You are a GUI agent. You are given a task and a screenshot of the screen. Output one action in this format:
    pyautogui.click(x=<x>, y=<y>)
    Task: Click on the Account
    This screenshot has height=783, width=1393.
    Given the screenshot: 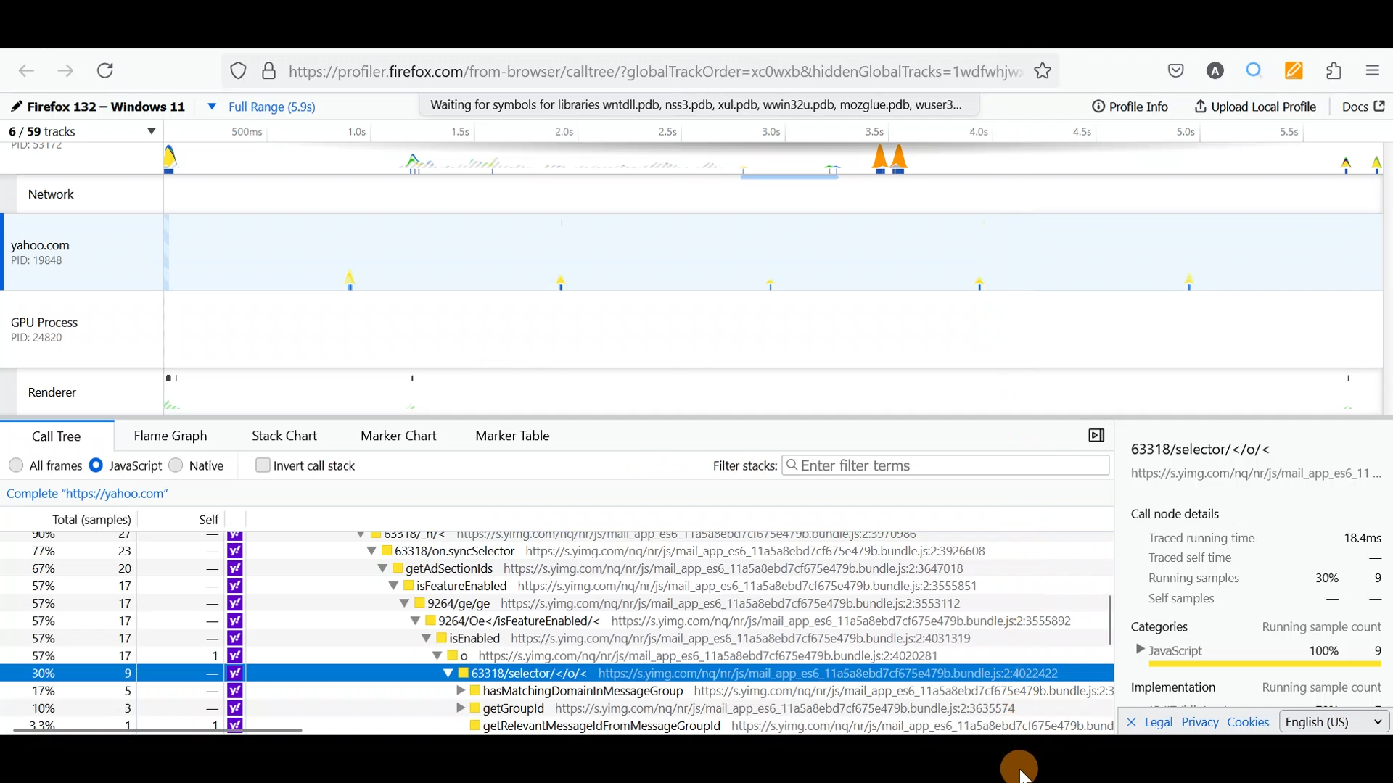 What is the action you would take?
    pyautogui.click(x=1216, y=72)
    